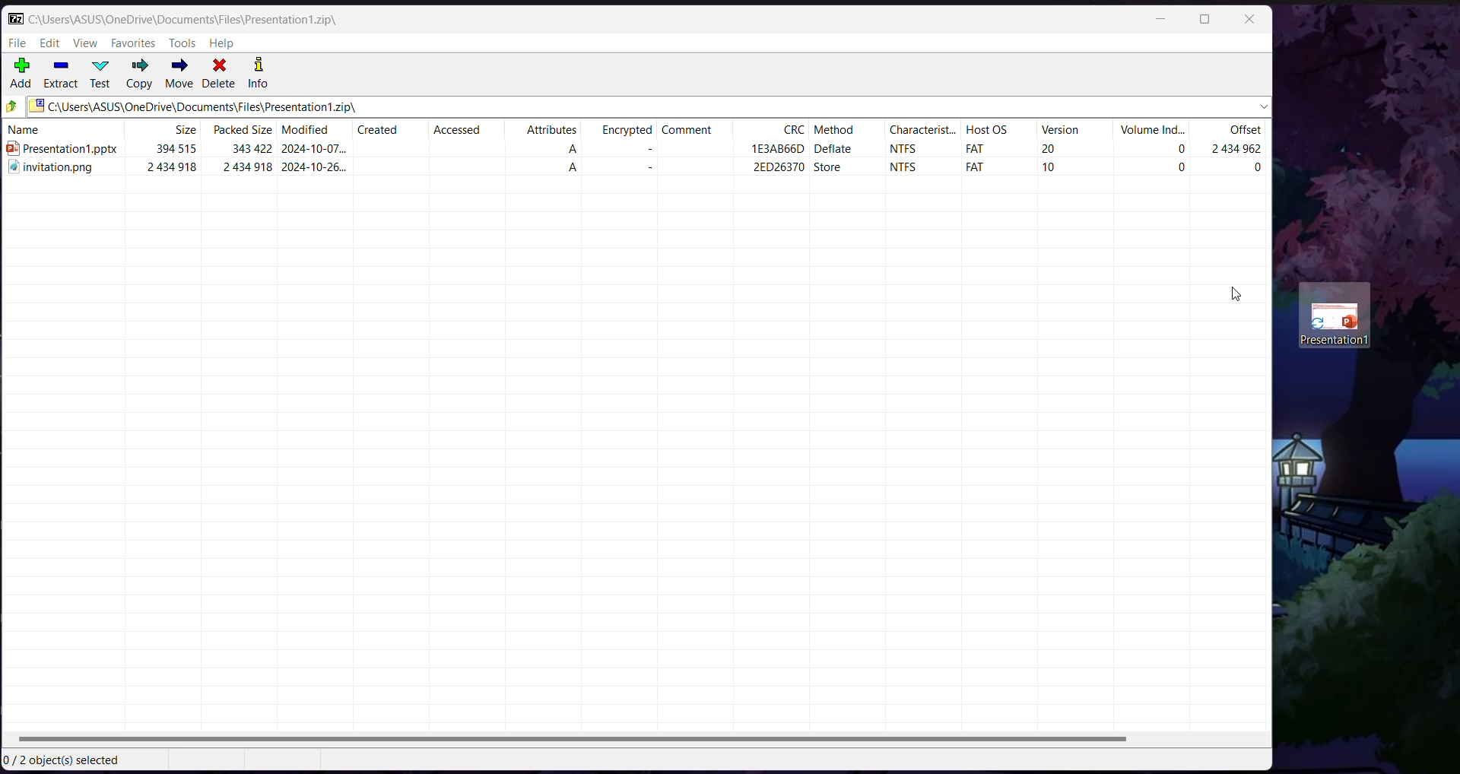  I want to click on Favorites, so click(135, 43).